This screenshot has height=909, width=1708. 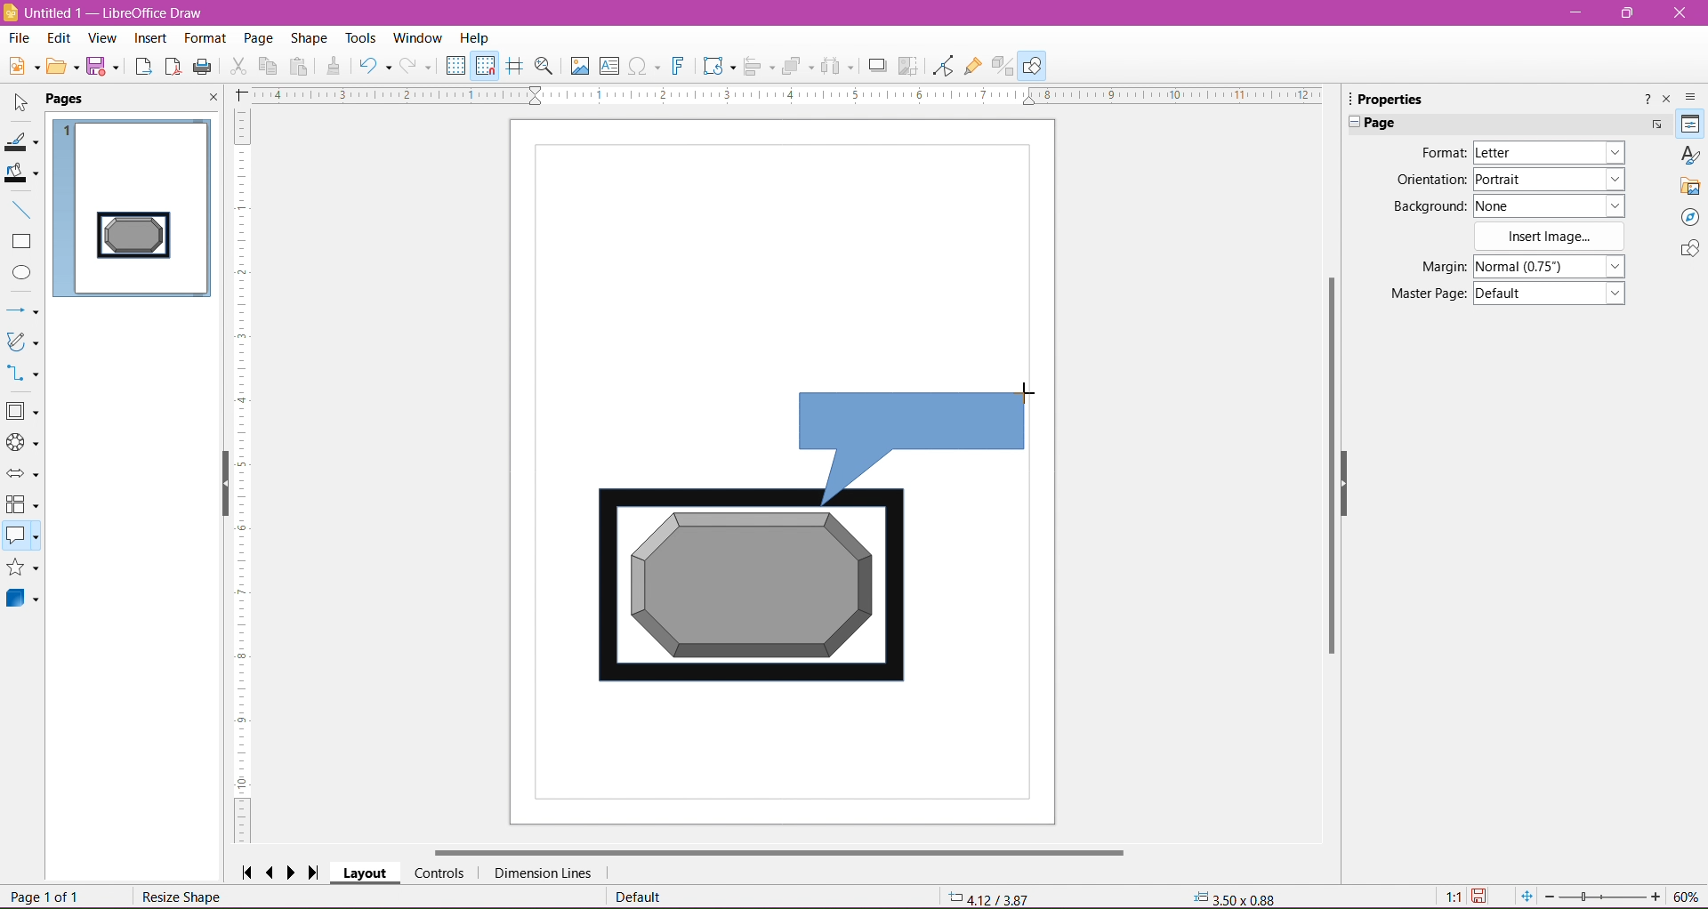 What do you see at coordinates (1398, 98) in the screenshot?
I see `Properties` at bounding box center [1398, 98].